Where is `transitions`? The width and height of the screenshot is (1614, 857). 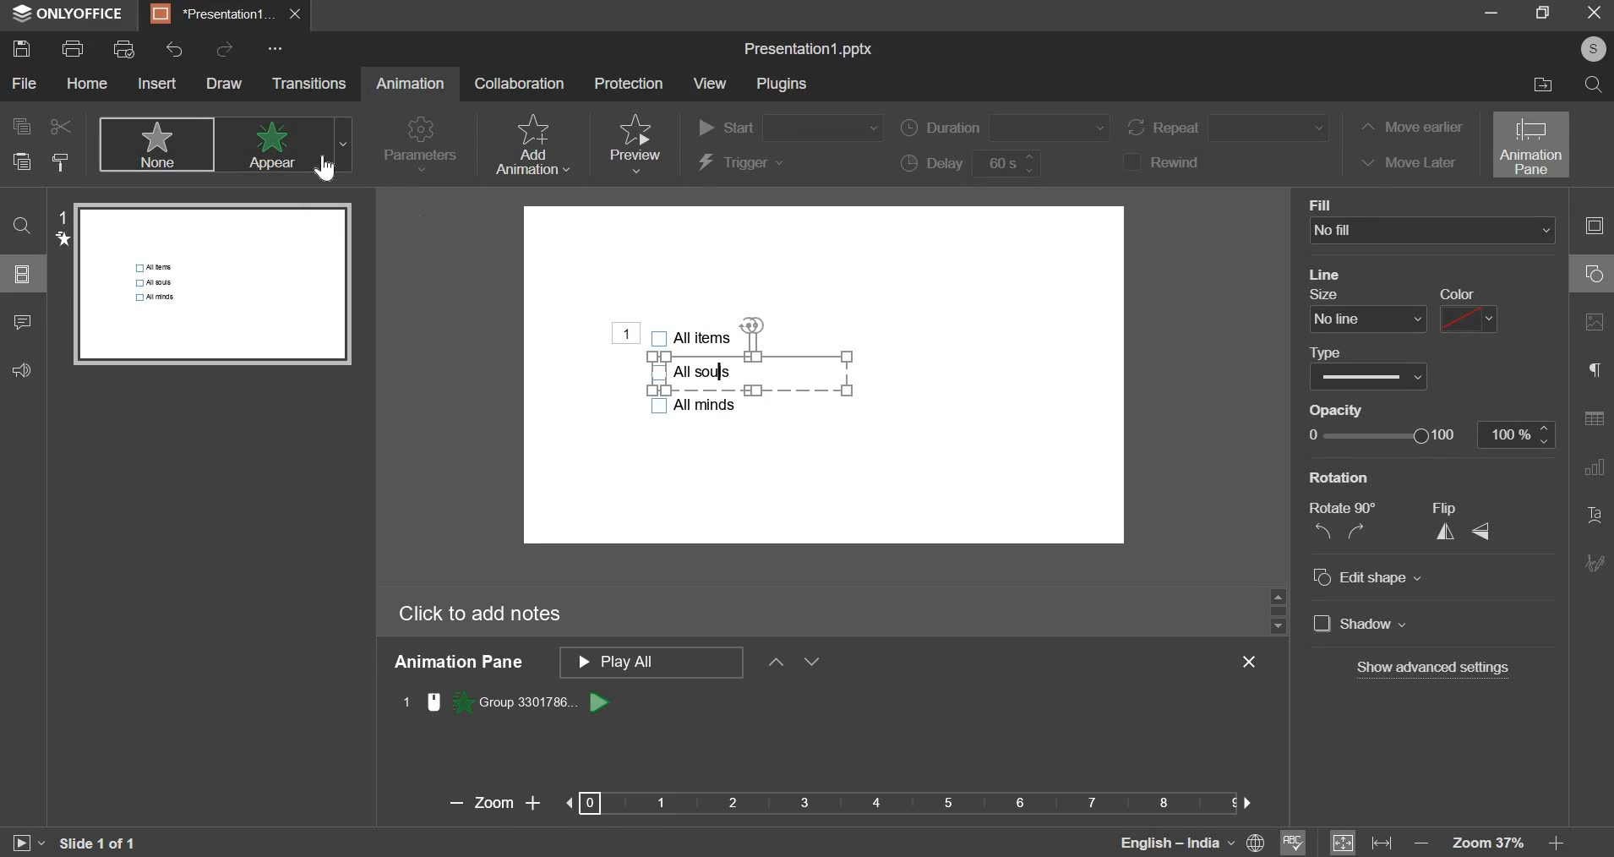 transitions is located at coordinates (308, 83).